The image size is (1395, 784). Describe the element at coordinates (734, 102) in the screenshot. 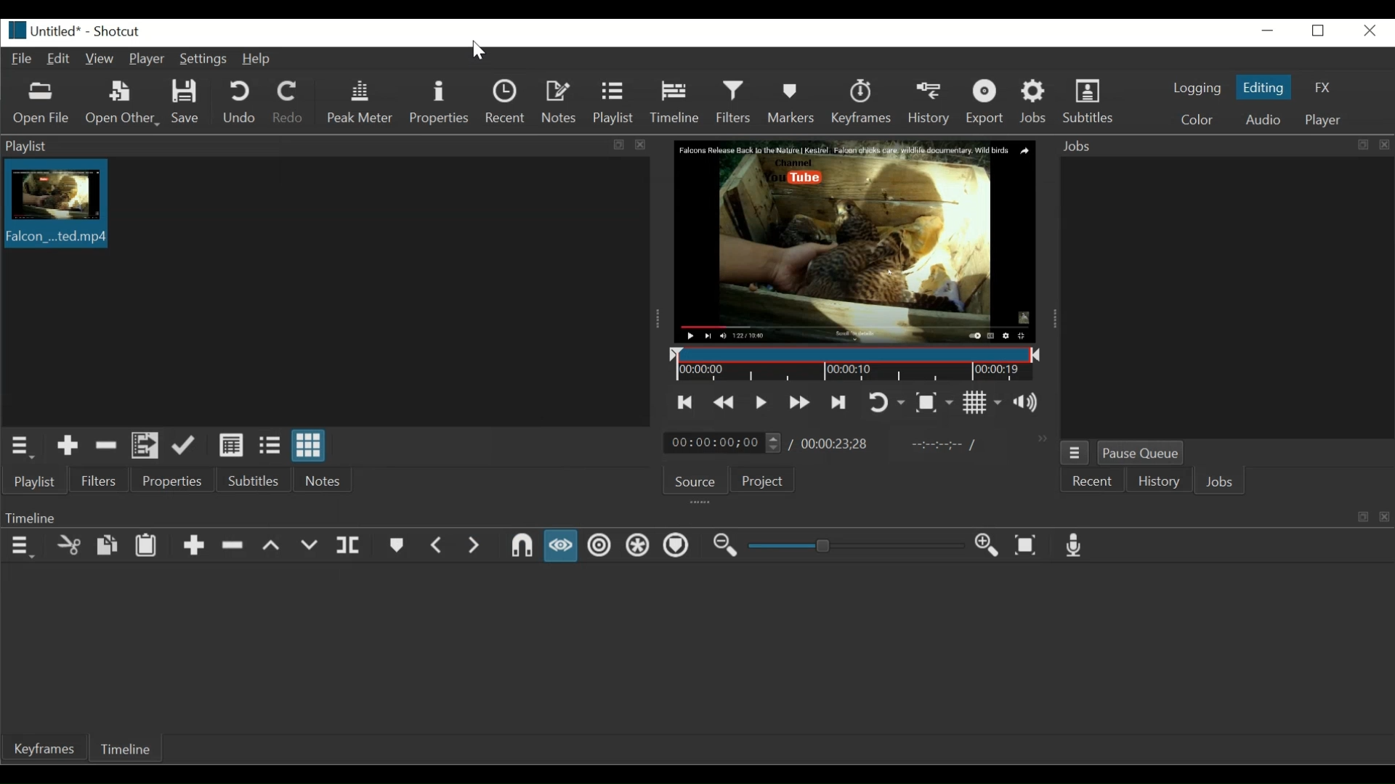

I see `Filters` at that location.